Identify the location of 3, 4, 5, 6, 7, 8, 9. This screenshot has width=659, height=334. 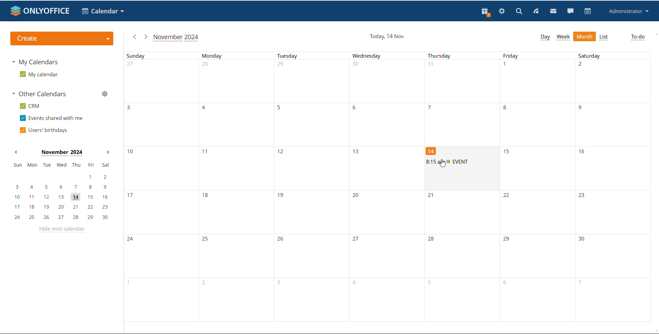
(60, 188).